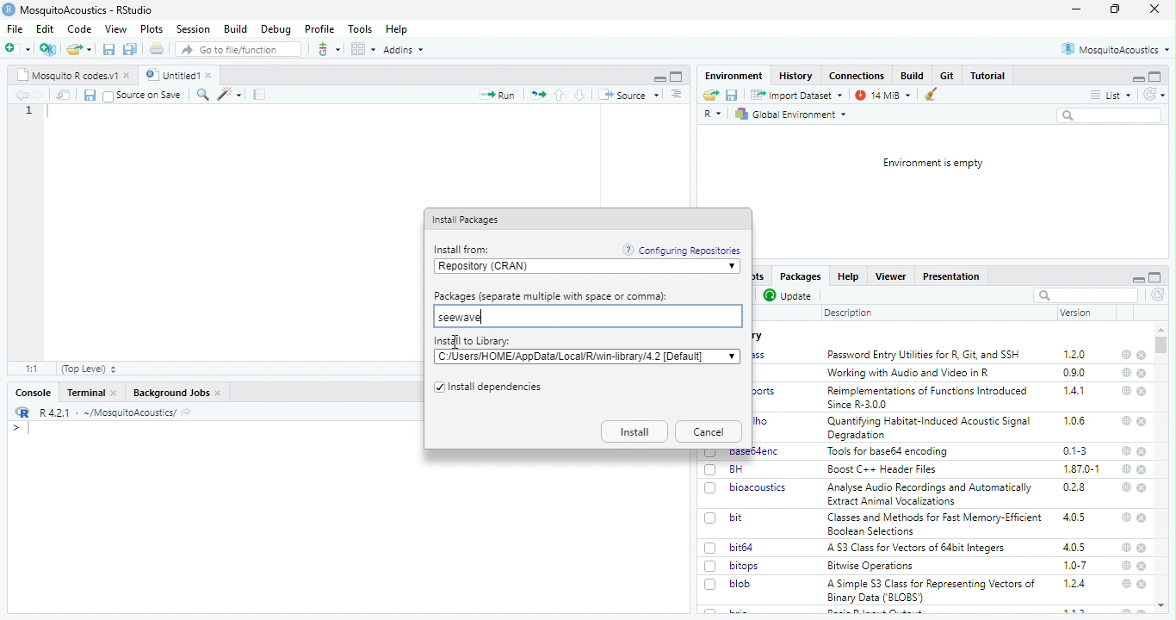  I want to click on Analyse Audio Recordings and Automatically
Extract Animal Vocalizations, so click(932, 493).